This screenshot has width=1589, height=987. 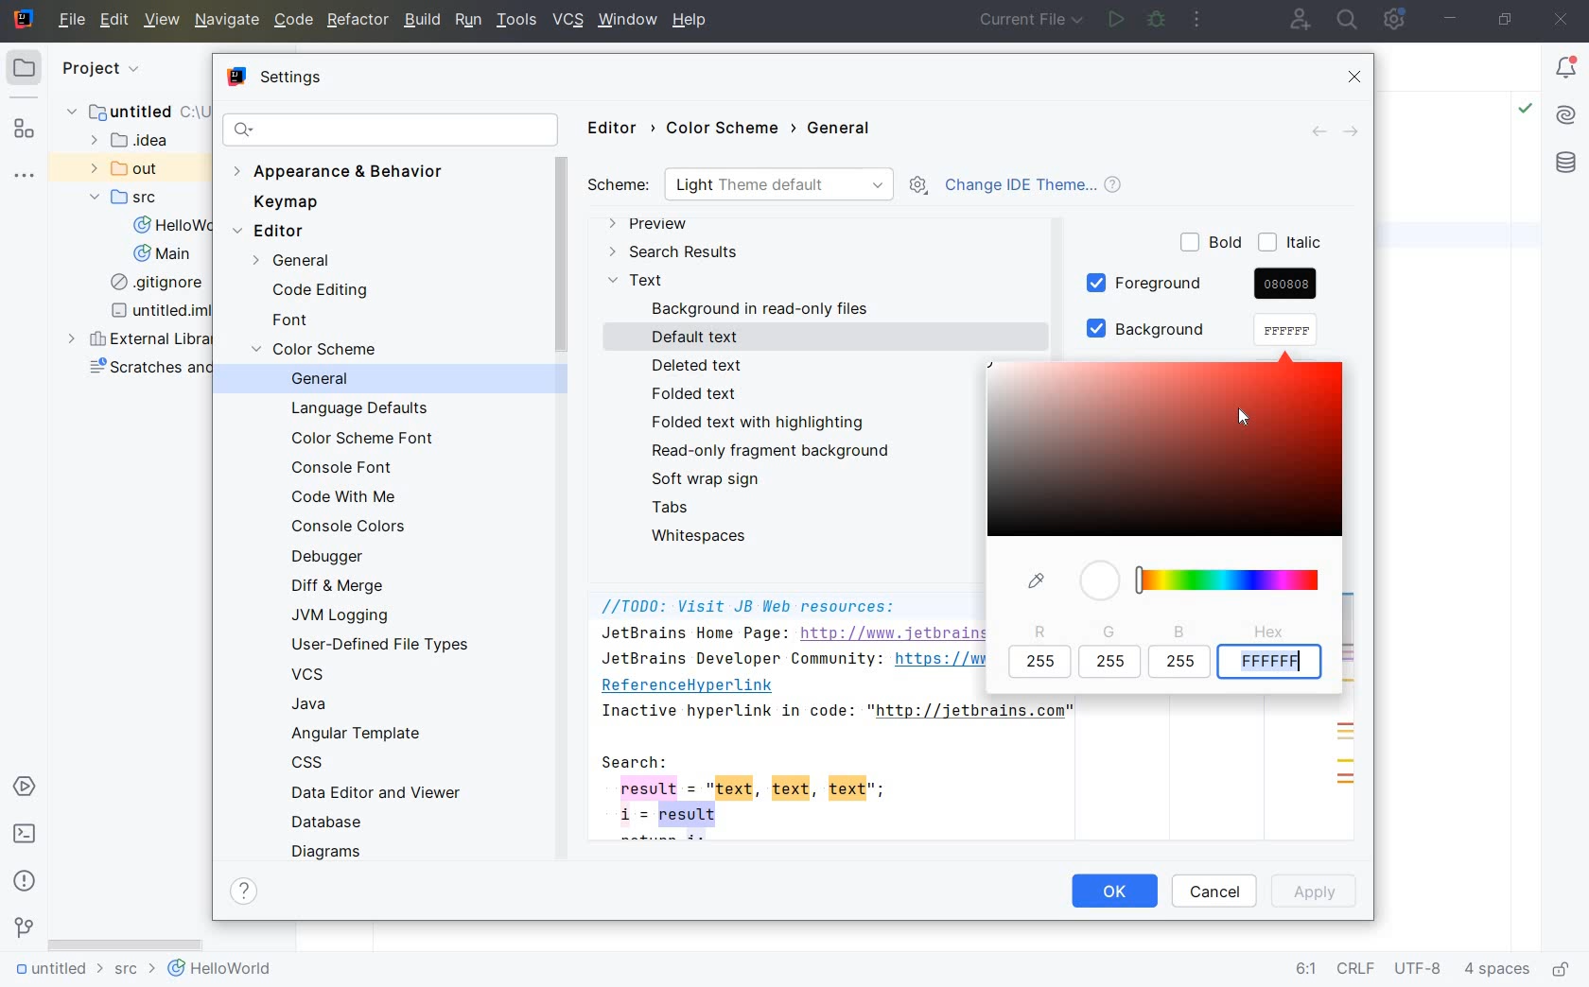 What do you see at coordinates (126, 941) in the screenshot?
I see `scrollbar` at bounding box center [126, 941].